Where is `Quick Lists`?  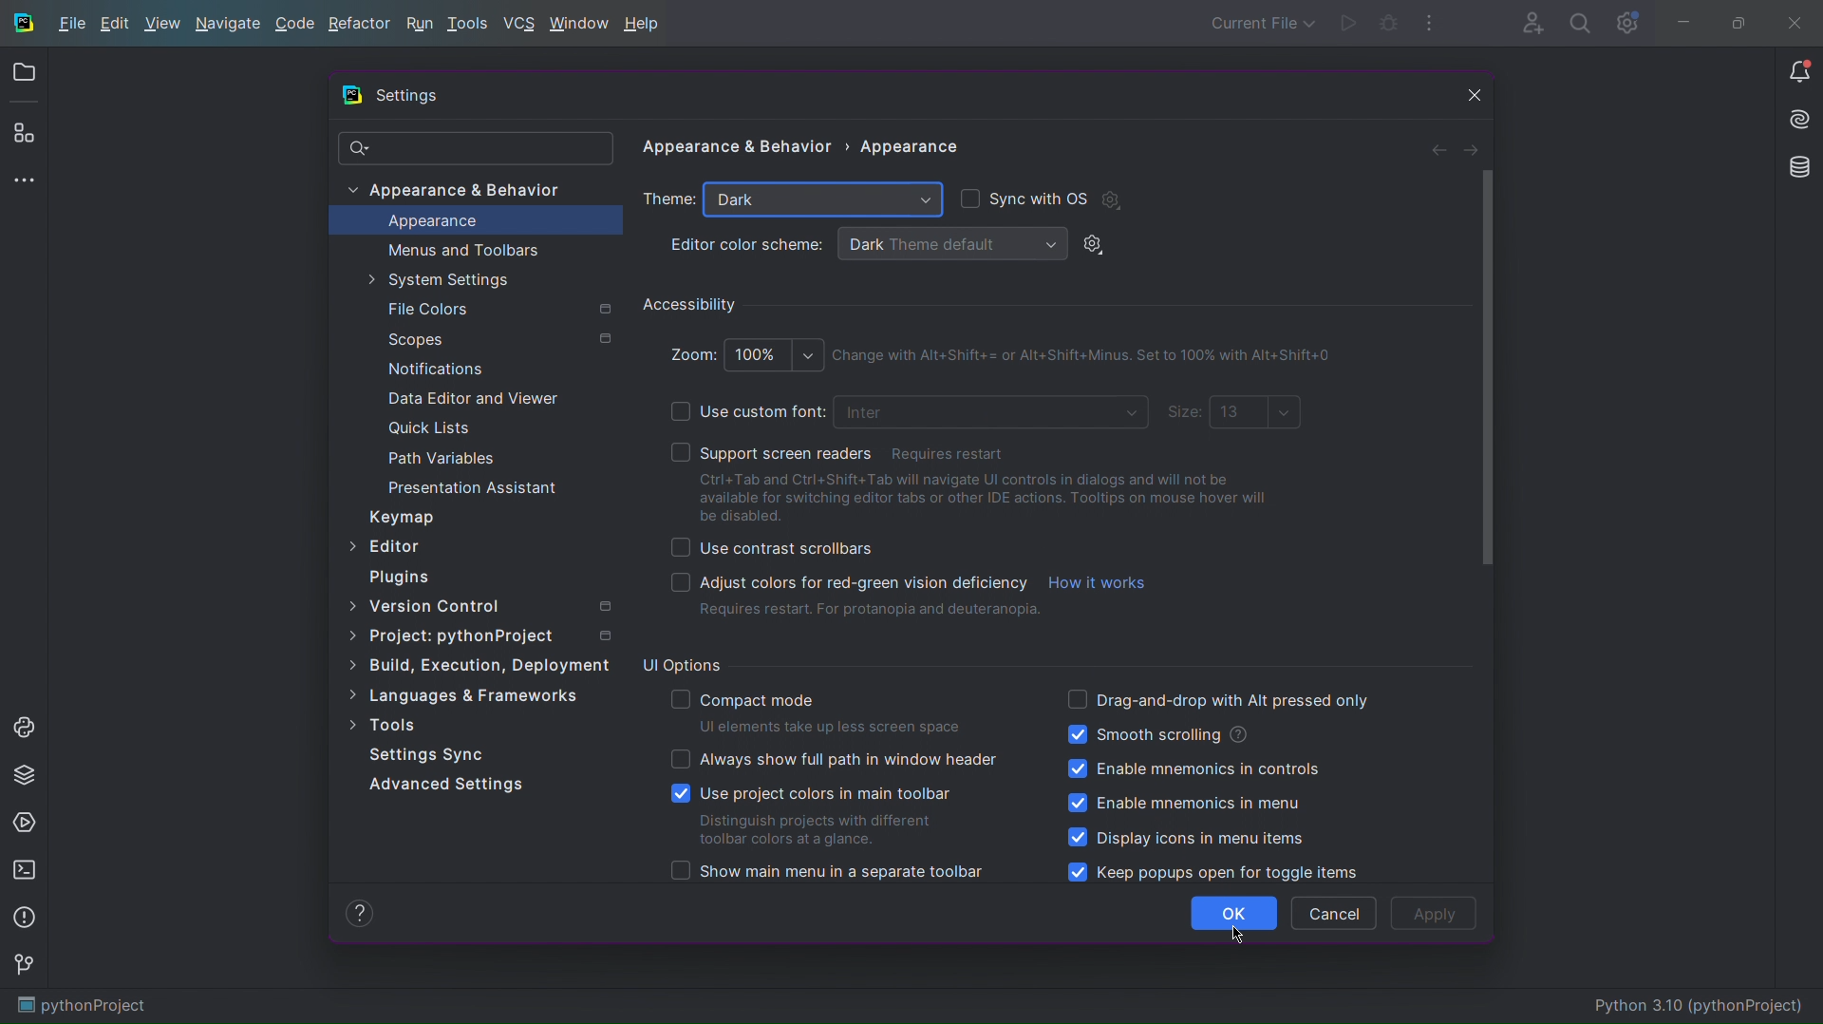
Quick Lists is located at coordinates (443, 430).